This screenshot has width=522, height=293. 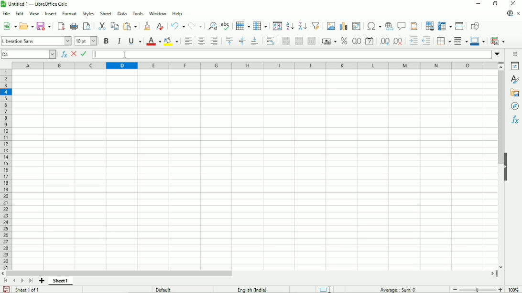 What do you see at coordinates (476, 25) in the screenshot?
I see `Show draw functions` at bounding box center [476, 25].